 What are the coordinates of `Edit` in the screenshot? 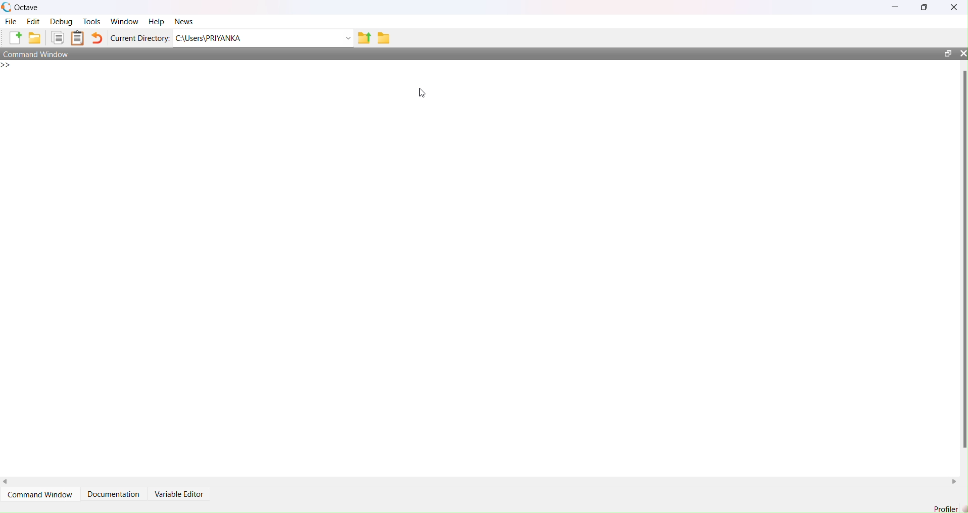 It's located at (33, 21).